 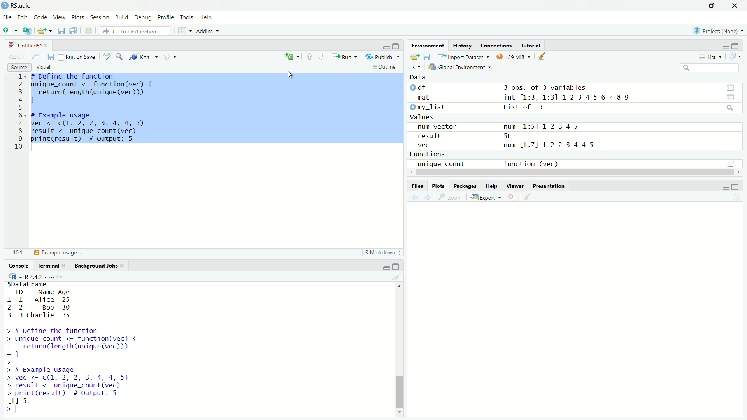 What do you see at coordinates (491, 186) in the screenshot?
I see `Help` at bounding box center [491, 186].